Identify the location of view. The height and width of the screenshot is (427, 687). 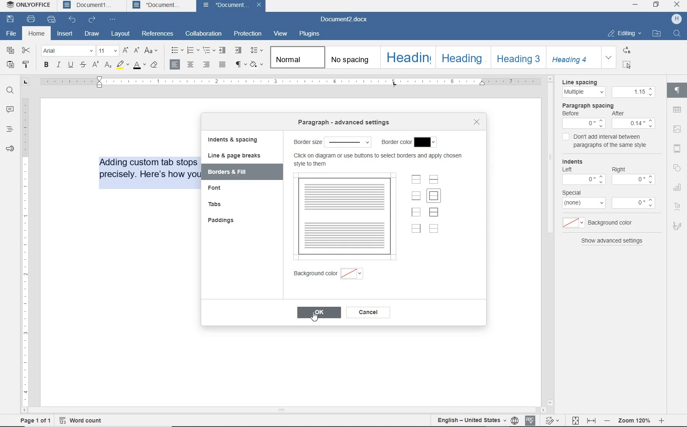
(279, 34).